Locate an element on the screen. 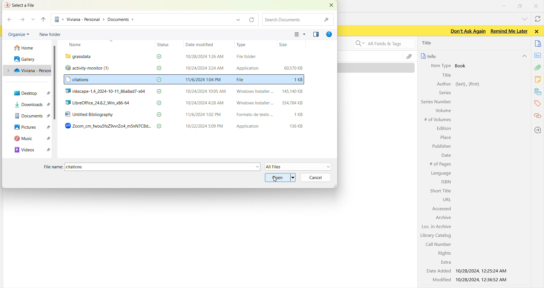 The height and width of the screenshot is (288, 544). Title is located at coordinates (447, 75).